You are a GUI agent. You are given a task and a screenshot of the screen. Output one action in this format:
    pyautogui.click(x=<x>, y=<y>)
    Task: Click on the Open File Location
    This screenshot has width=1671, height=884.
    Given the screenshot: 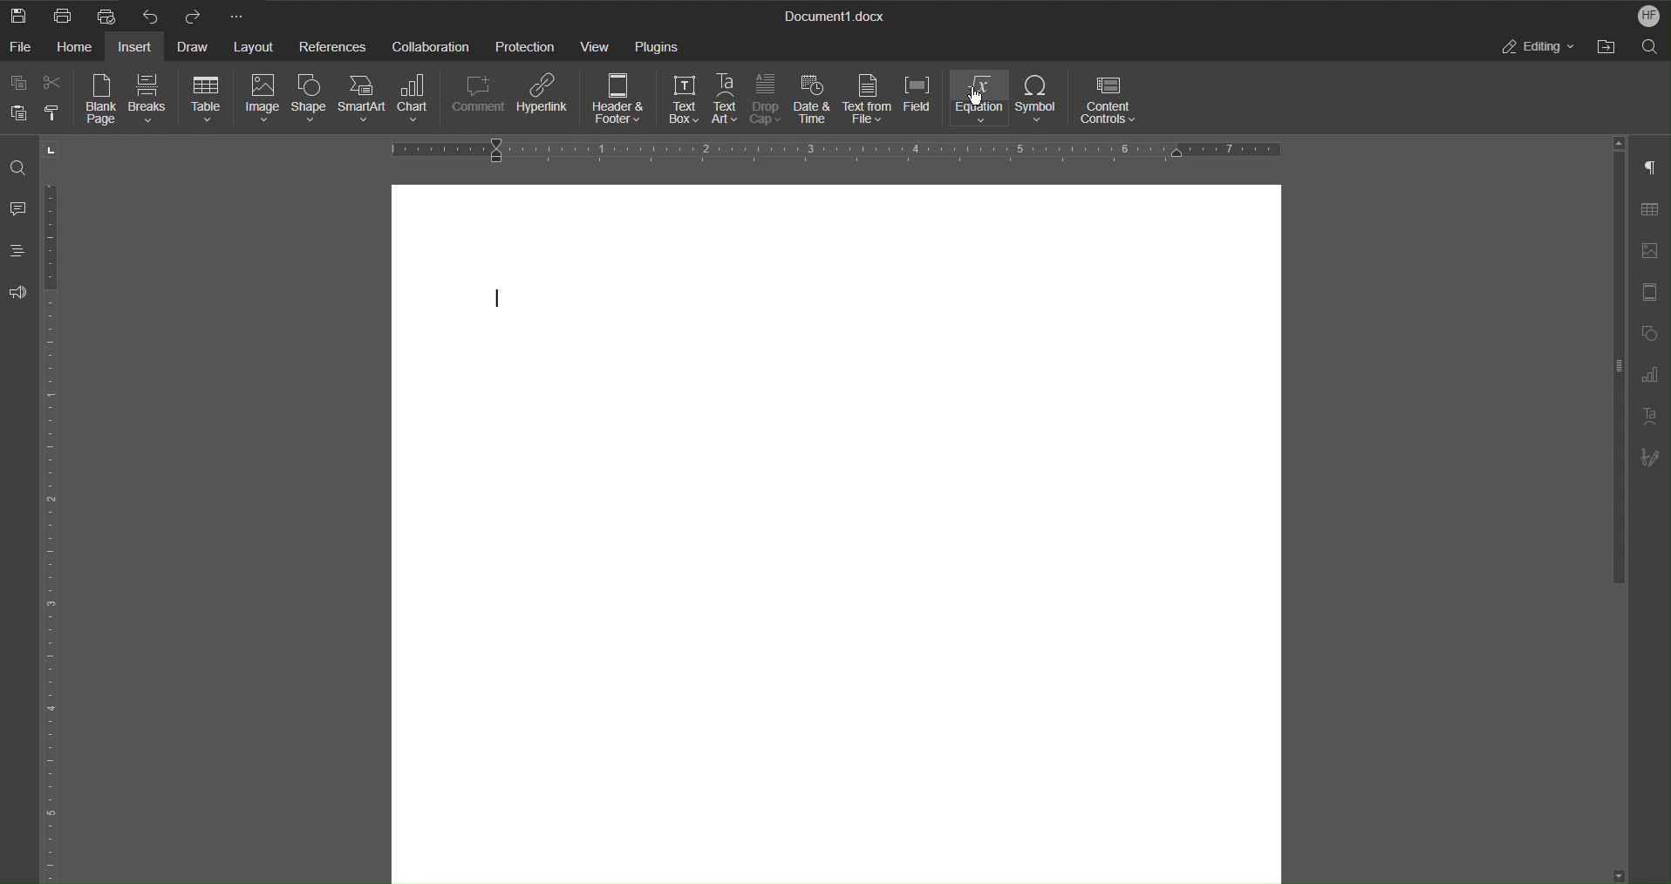 What is the action you would take?
    pyautogui.click(x=1611, y=48)
    